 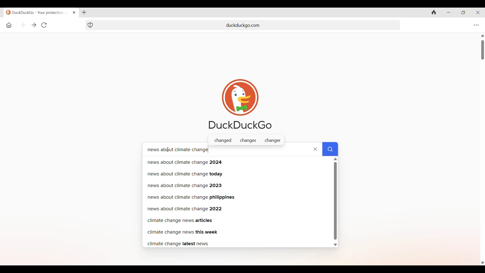 What do you see at coordinates (248, 25) in the screenshot?
I see `add url` at bounding box center [248, 25].